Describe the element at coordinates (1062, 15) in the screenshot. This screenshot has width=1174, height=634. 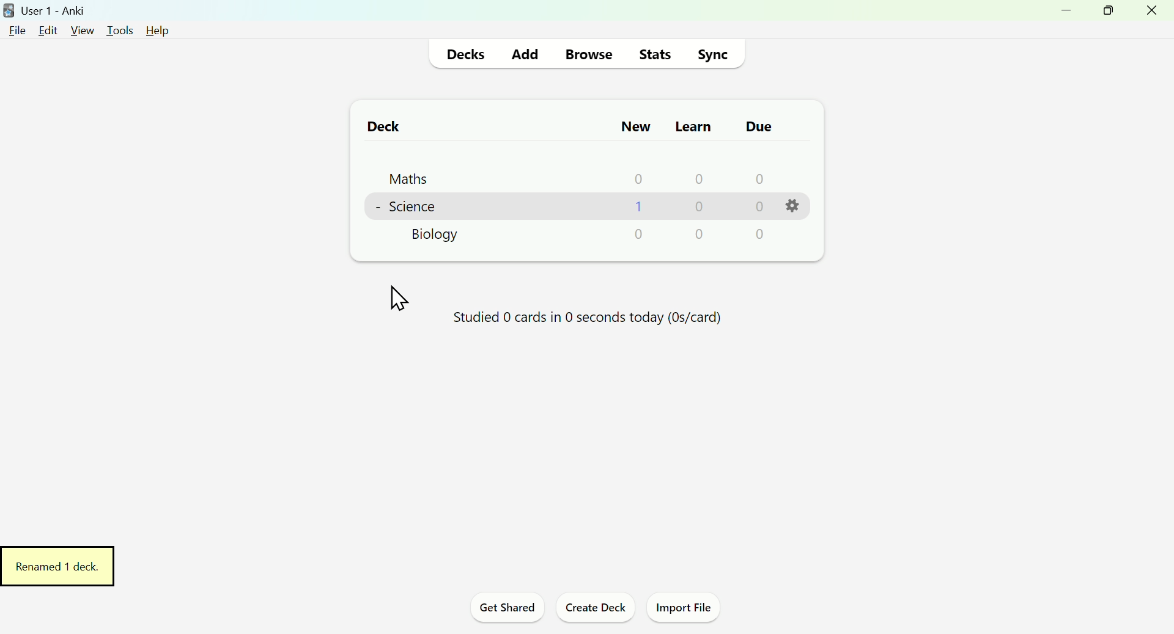
I see `Minimize` at that location.